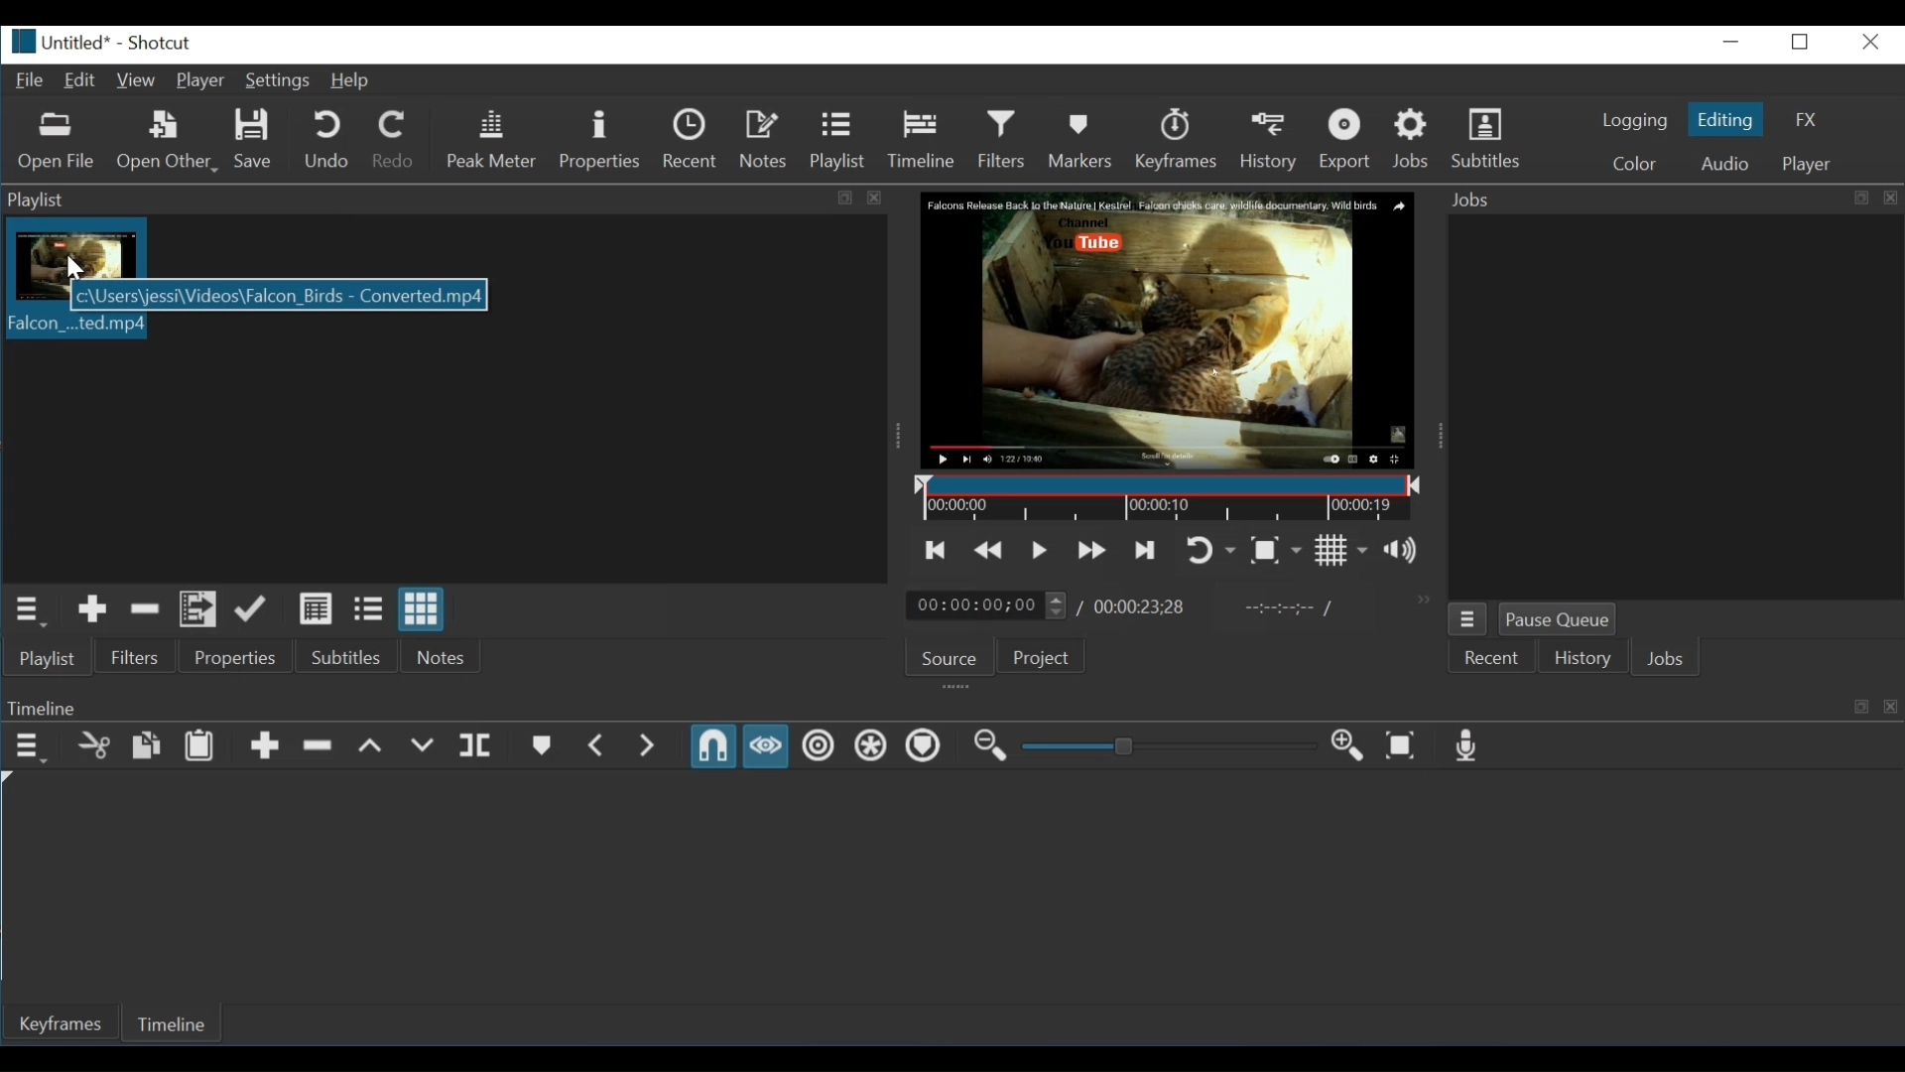 This screenshot has height=1072, width=1905. Describe the element at coordinates (922, 745) in the screenshot. I see `Ripple markers` at that location.